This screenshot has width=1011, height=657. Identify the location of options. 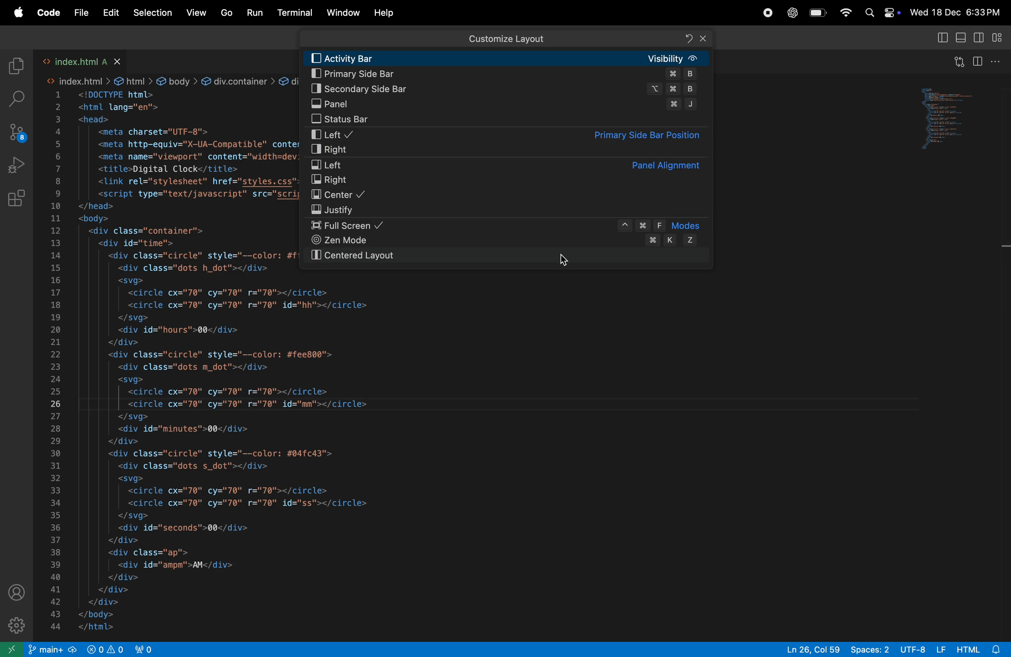
(999, 61).